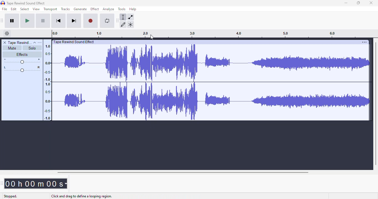 The height and width of the screenshot is (199, 378). Describe the element at coordinates (33, 48) in the screenshot. I see `solo` at that location.